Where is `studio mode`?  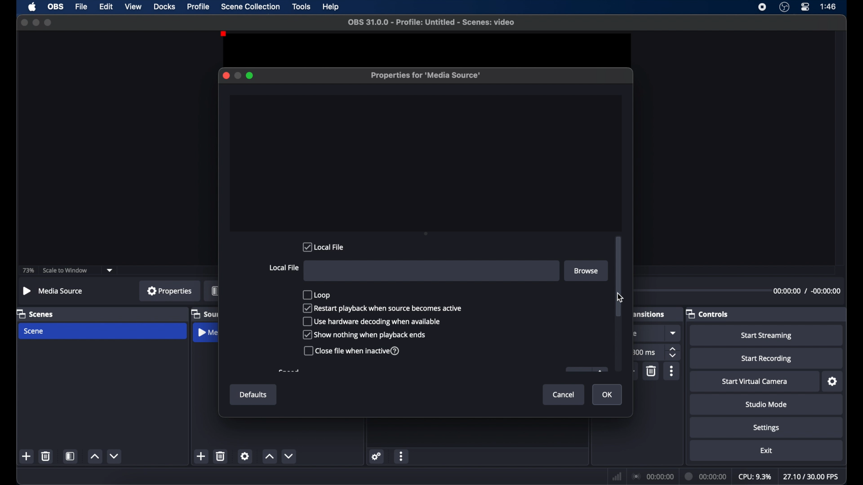 studio mode is located at coordinates (767, 404).